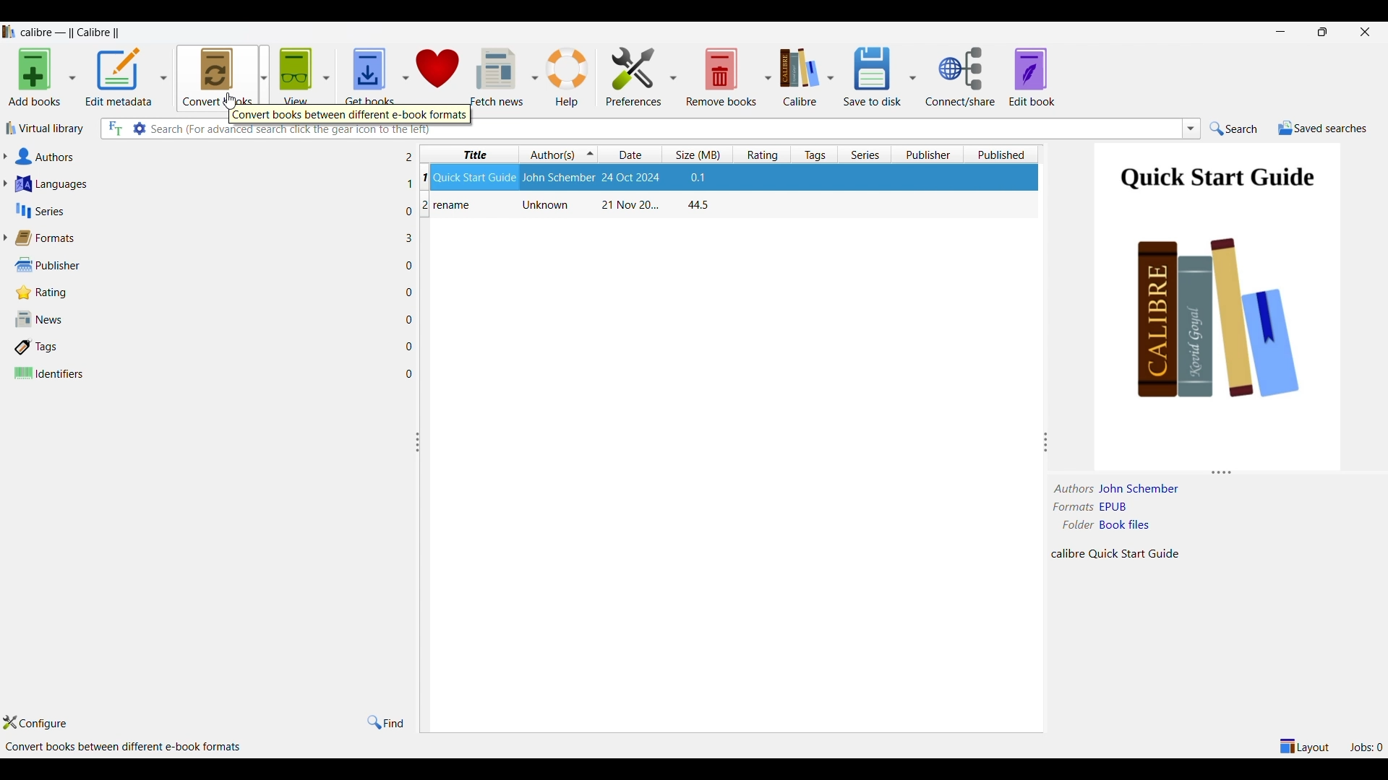  What do you see at coordinates (350, 117) in the screenshot?
I see `Description of selected icon` at bounding box center [350, 117].